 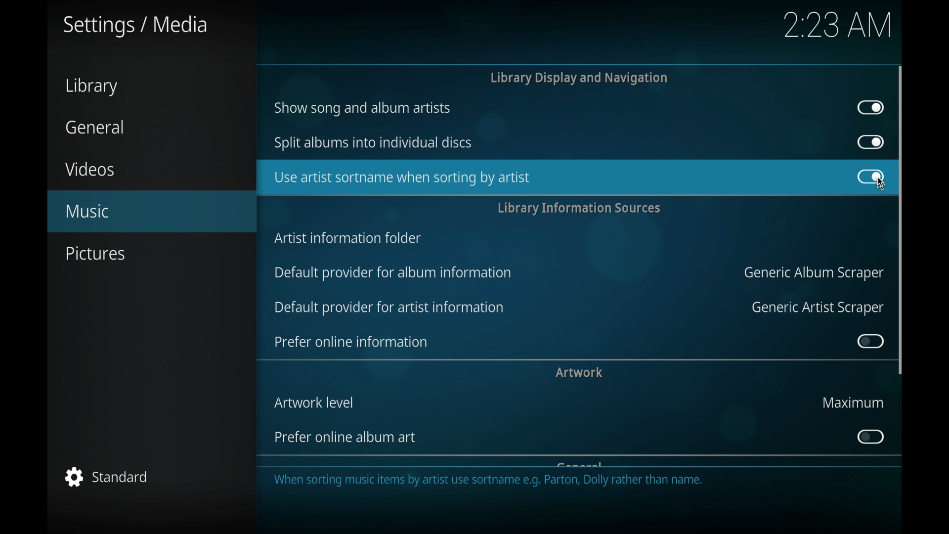 What do you see at coordinates (869, 437) in the screenshot?
I see `toggle button` at bounding box center [869, 437].